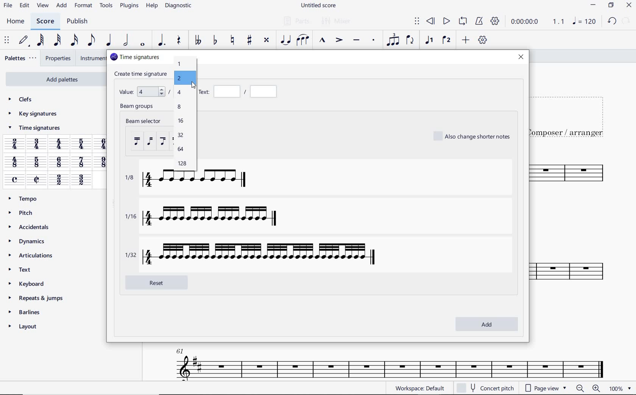 This screenshot has height=395, width=636. Describe the element at coordinates (62, 6) in the screenshot. I see `ADD` at that location.